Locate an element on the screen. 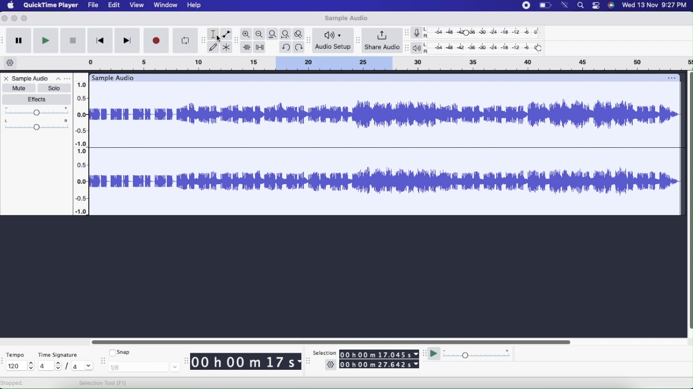 The image size is (693, 389). Draw tool is located at coordinates (213, 47).